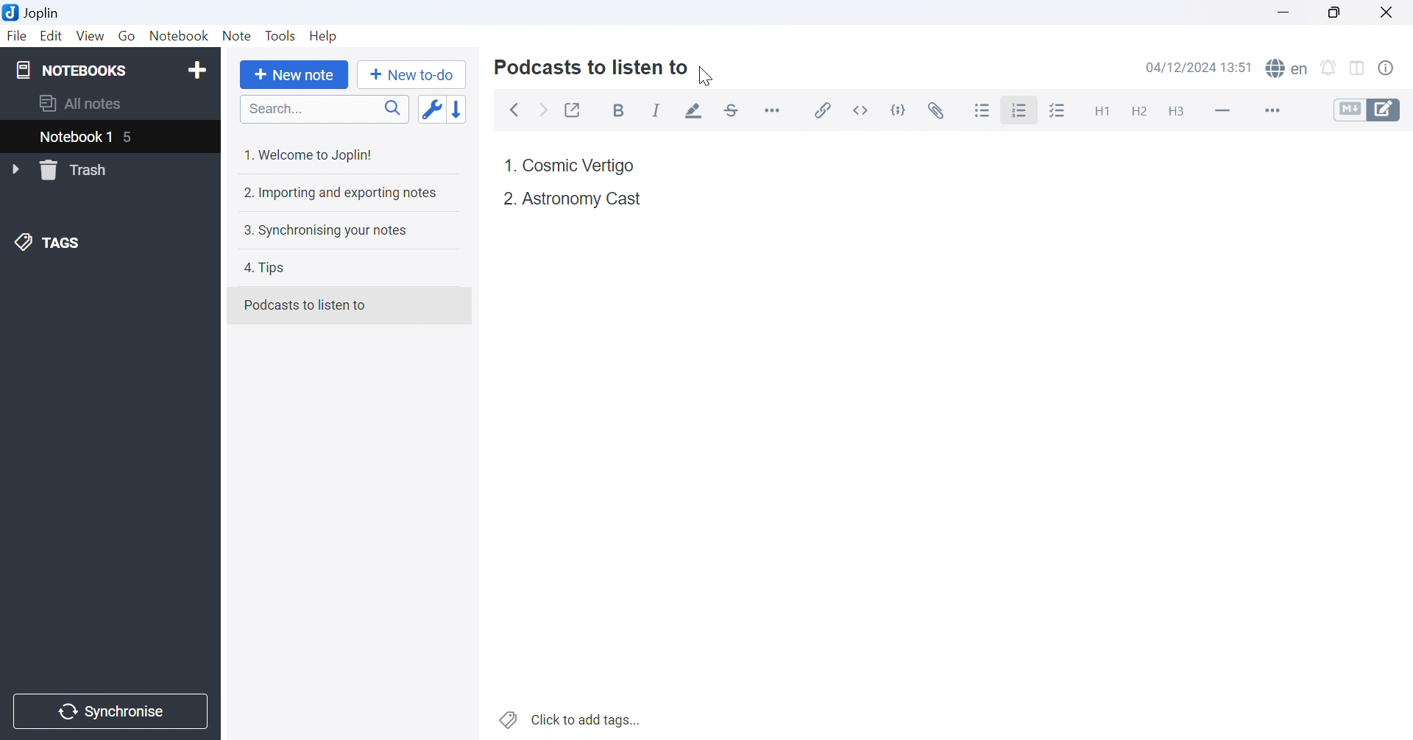  Describe the element at coordinates (281, 35) in the screenshot. I see `Tools` at that location.